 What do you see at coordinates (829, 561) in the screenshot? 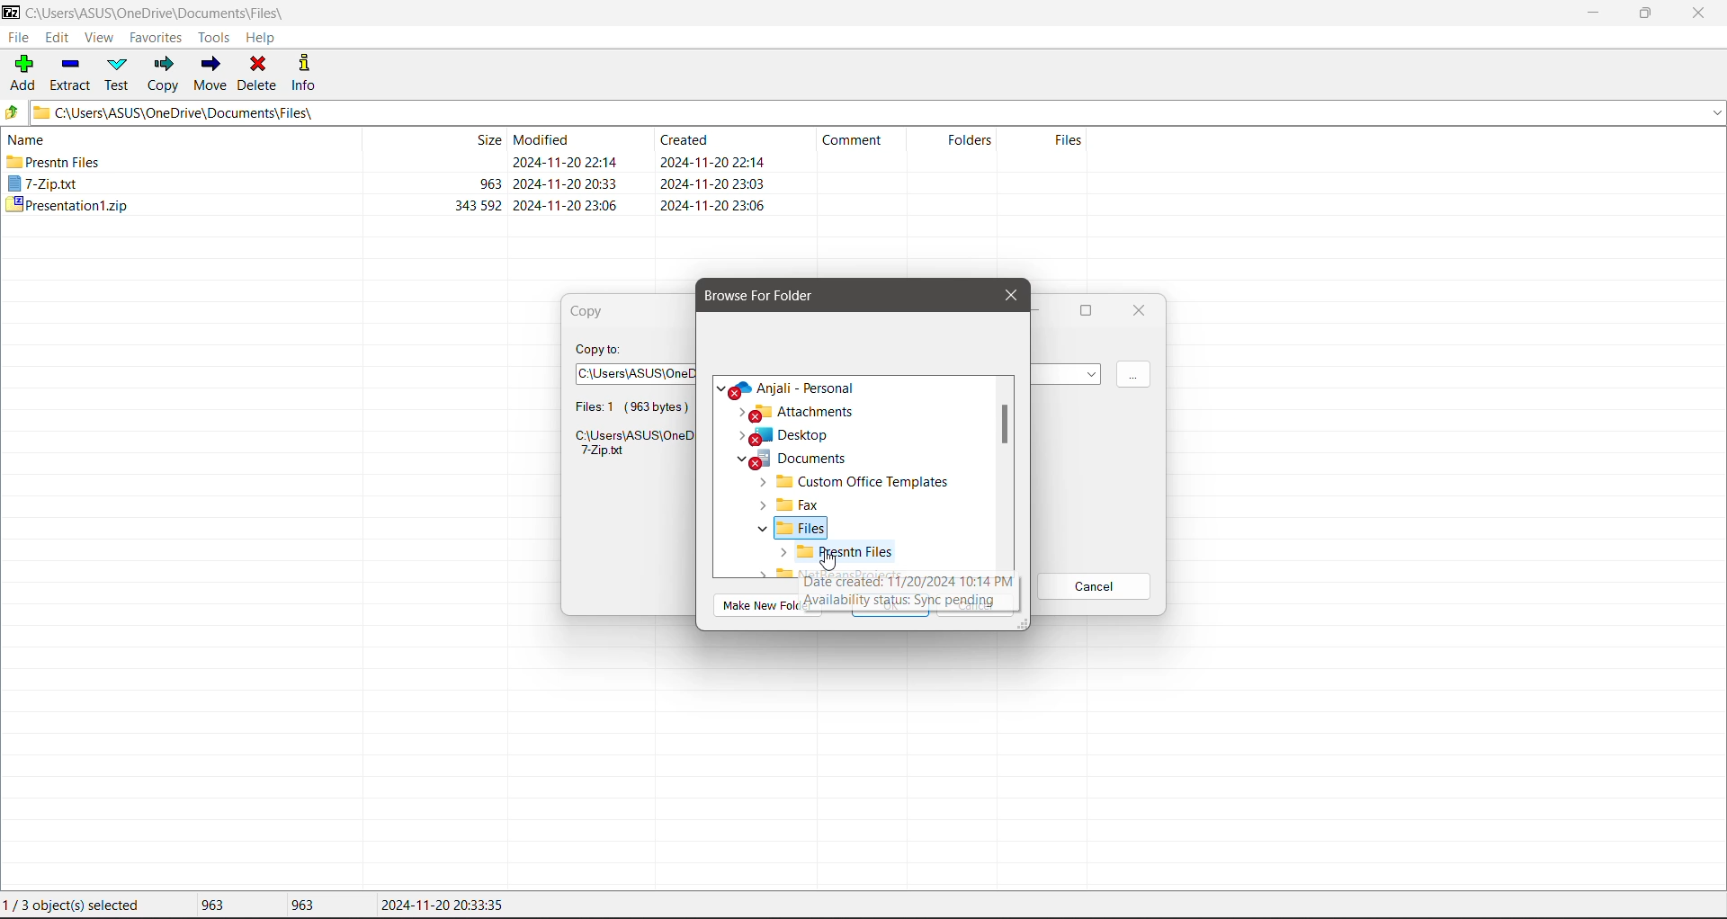
I see `cursor` at bounding box center [829, 561].